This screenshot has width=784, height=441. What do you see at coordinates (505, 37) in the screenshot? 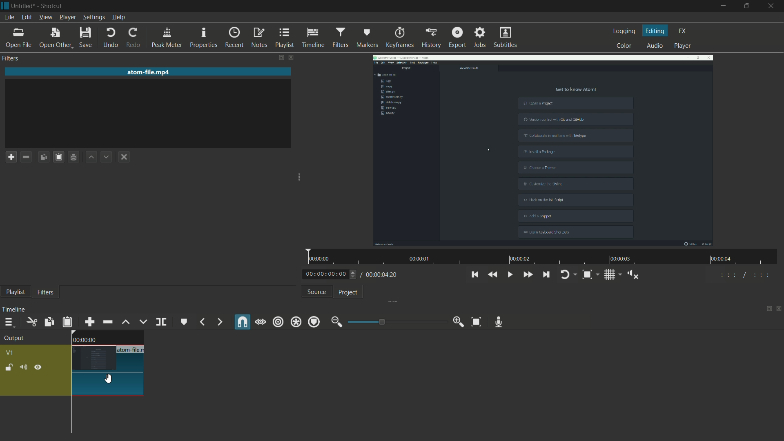
I see `subtitles` at bounding box center [505, 37].